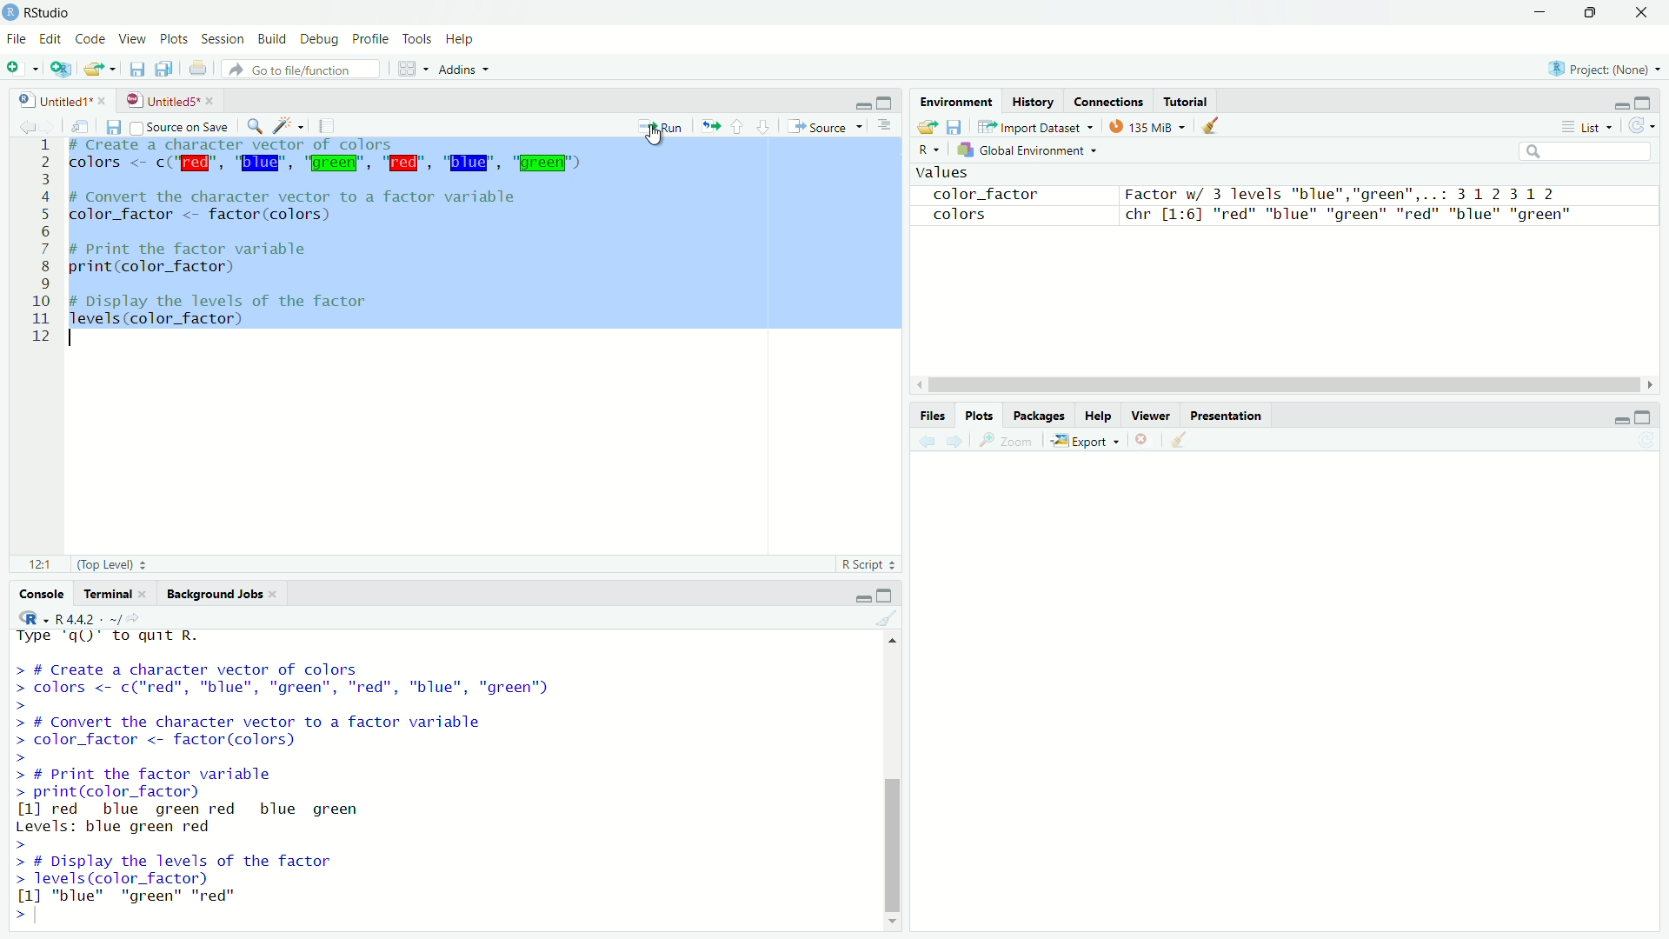 This screenshot has height=939, width=1669. I want to click on # Print the factor variable
print(color_factor), so click(216, 257).